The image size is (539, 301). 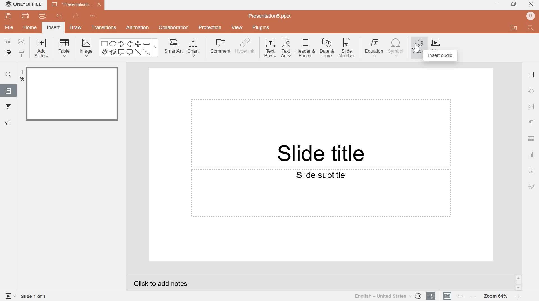 I want to click on zoom out, so click(x=472, y=296).